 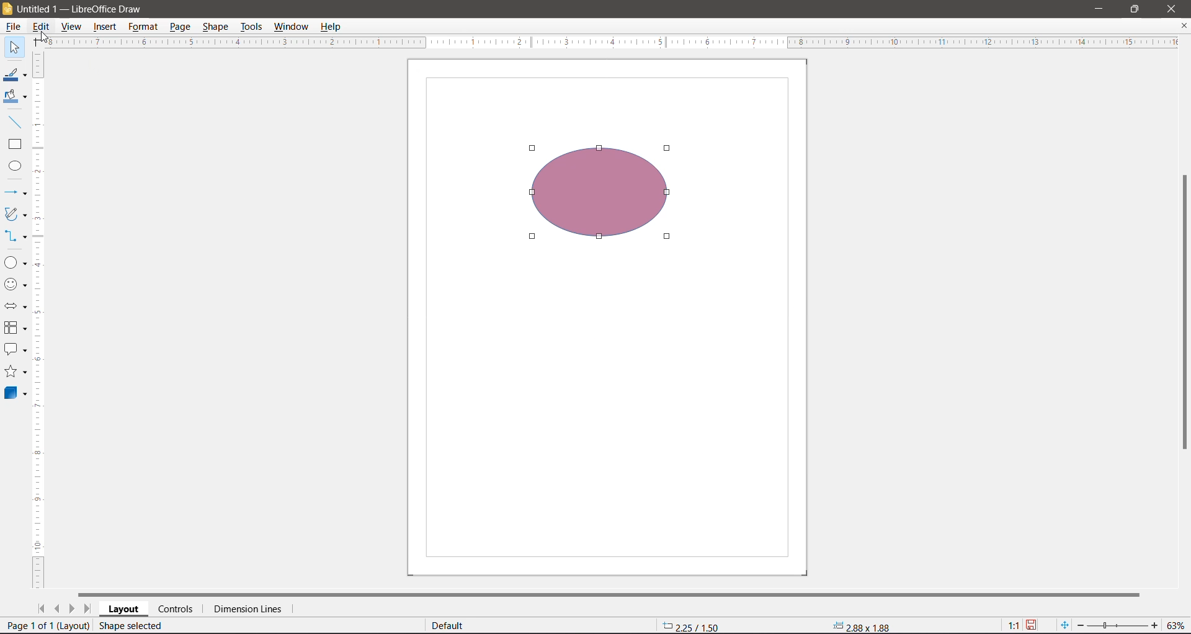 I want to click on Select Tool, so click(x=14, y=48).